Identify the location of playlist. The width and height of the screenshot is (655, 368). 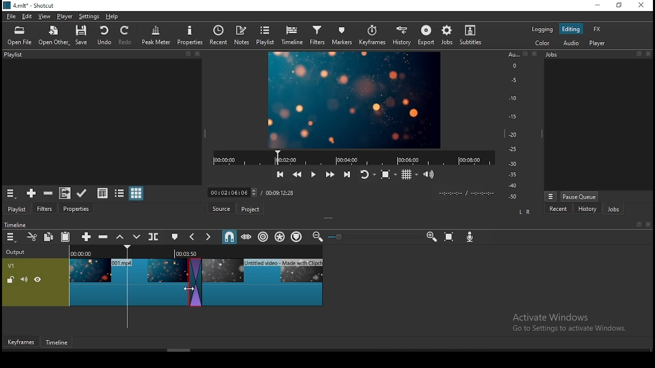
(100, 56).